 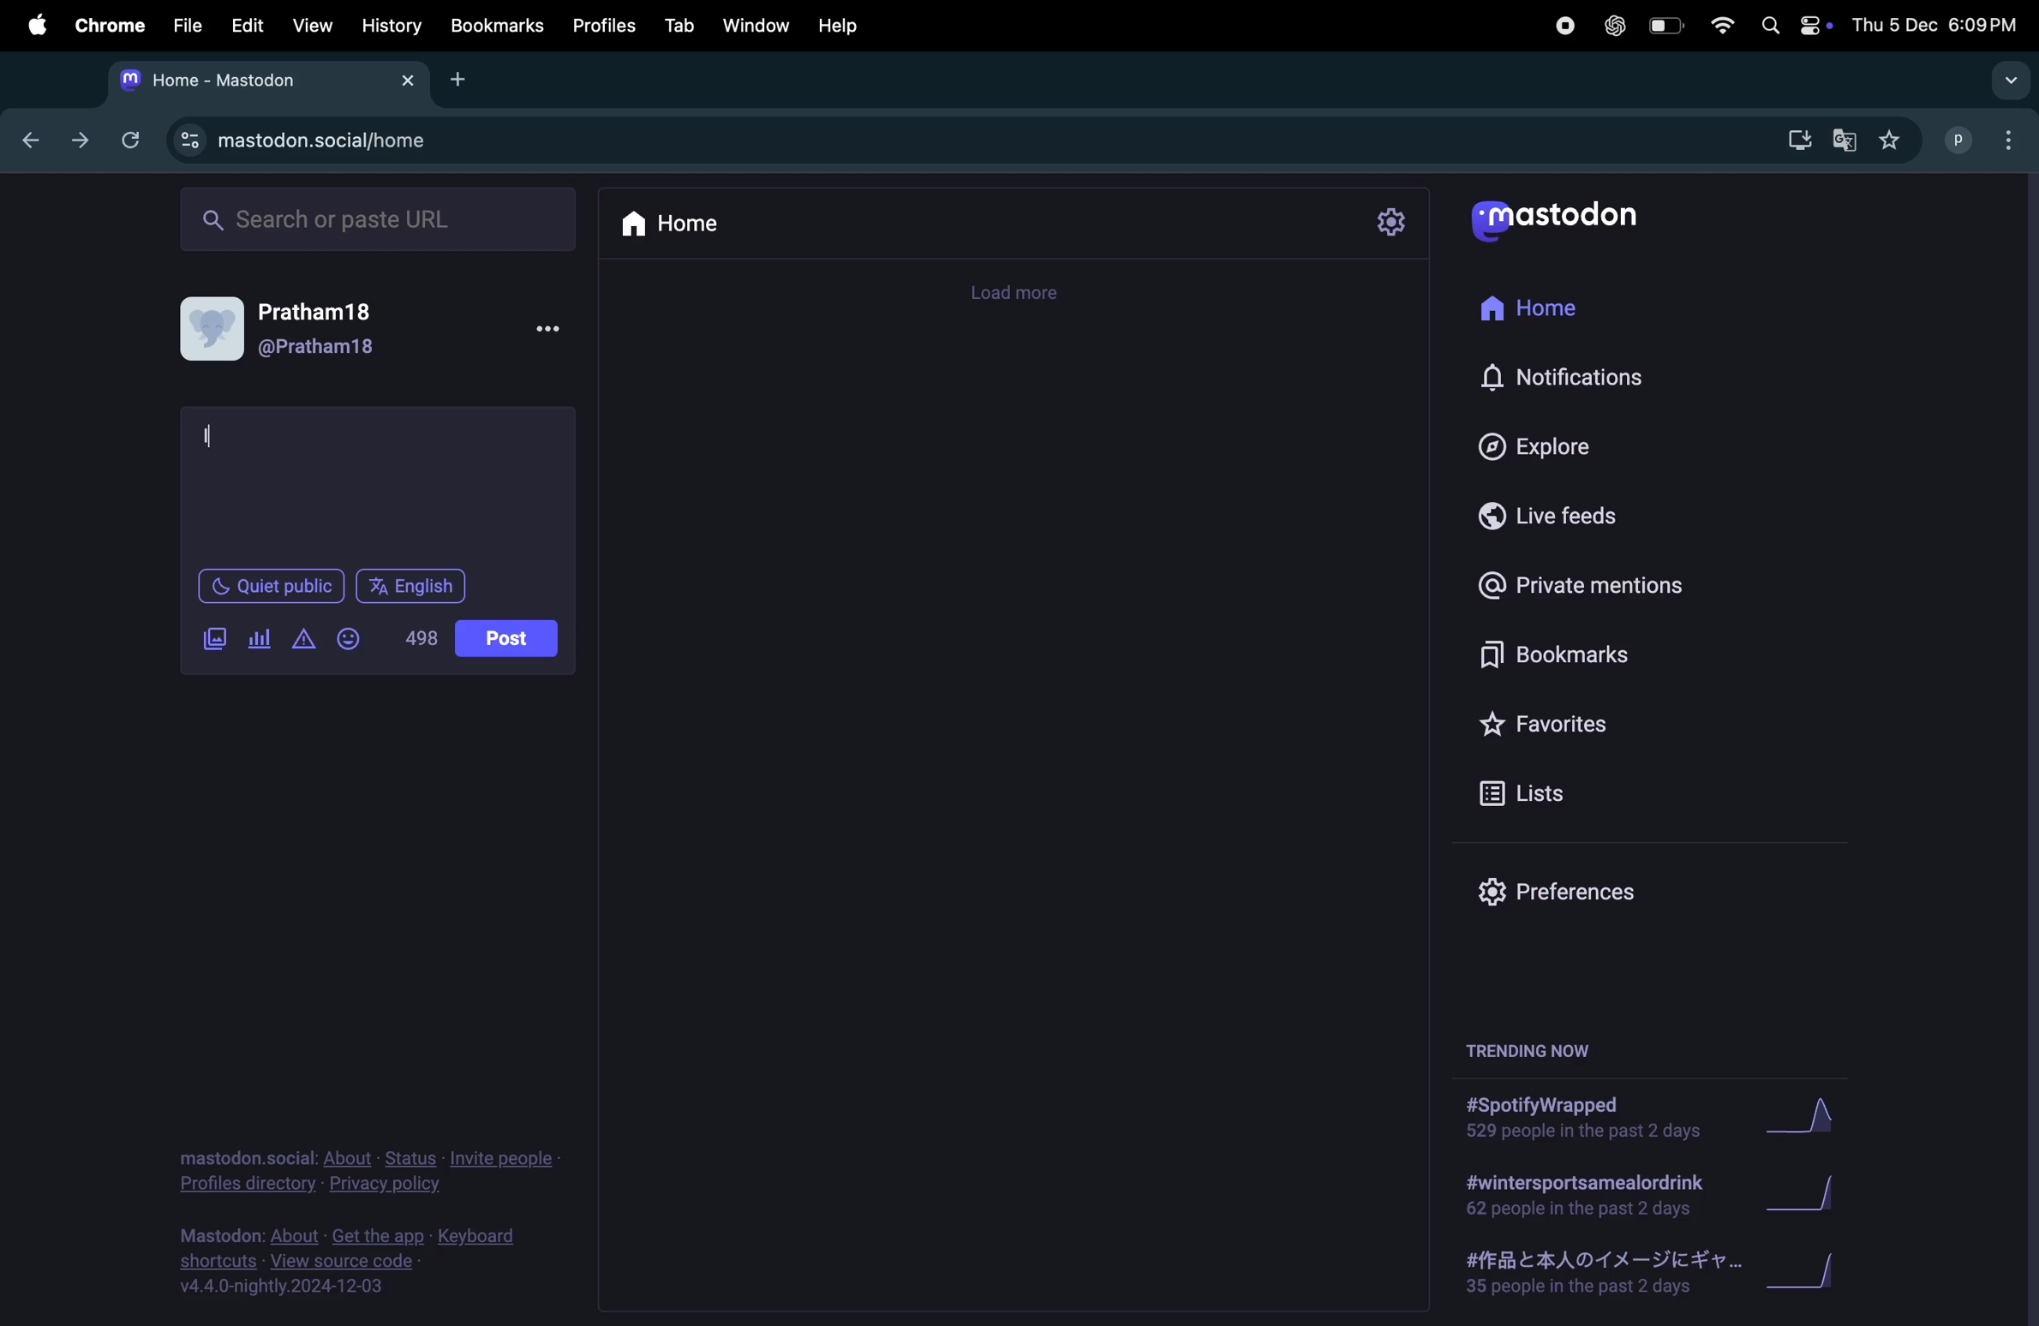 I want to click on view source code, so click(x=366, y=1263).